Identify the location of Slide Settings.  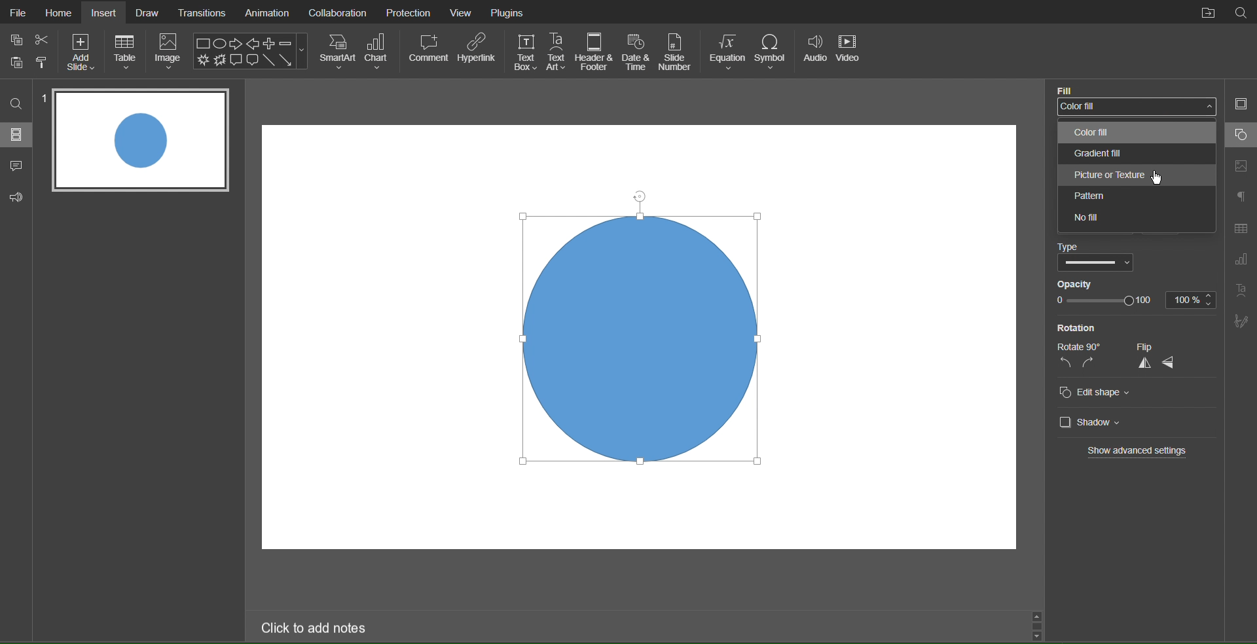
(1240, 106).